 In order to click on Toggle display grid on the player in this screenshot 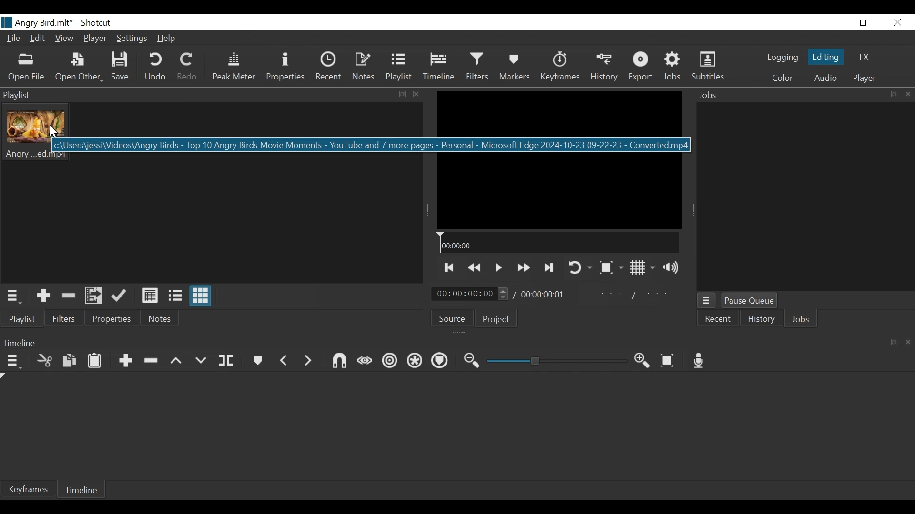, I will do `click(642, 267)`.